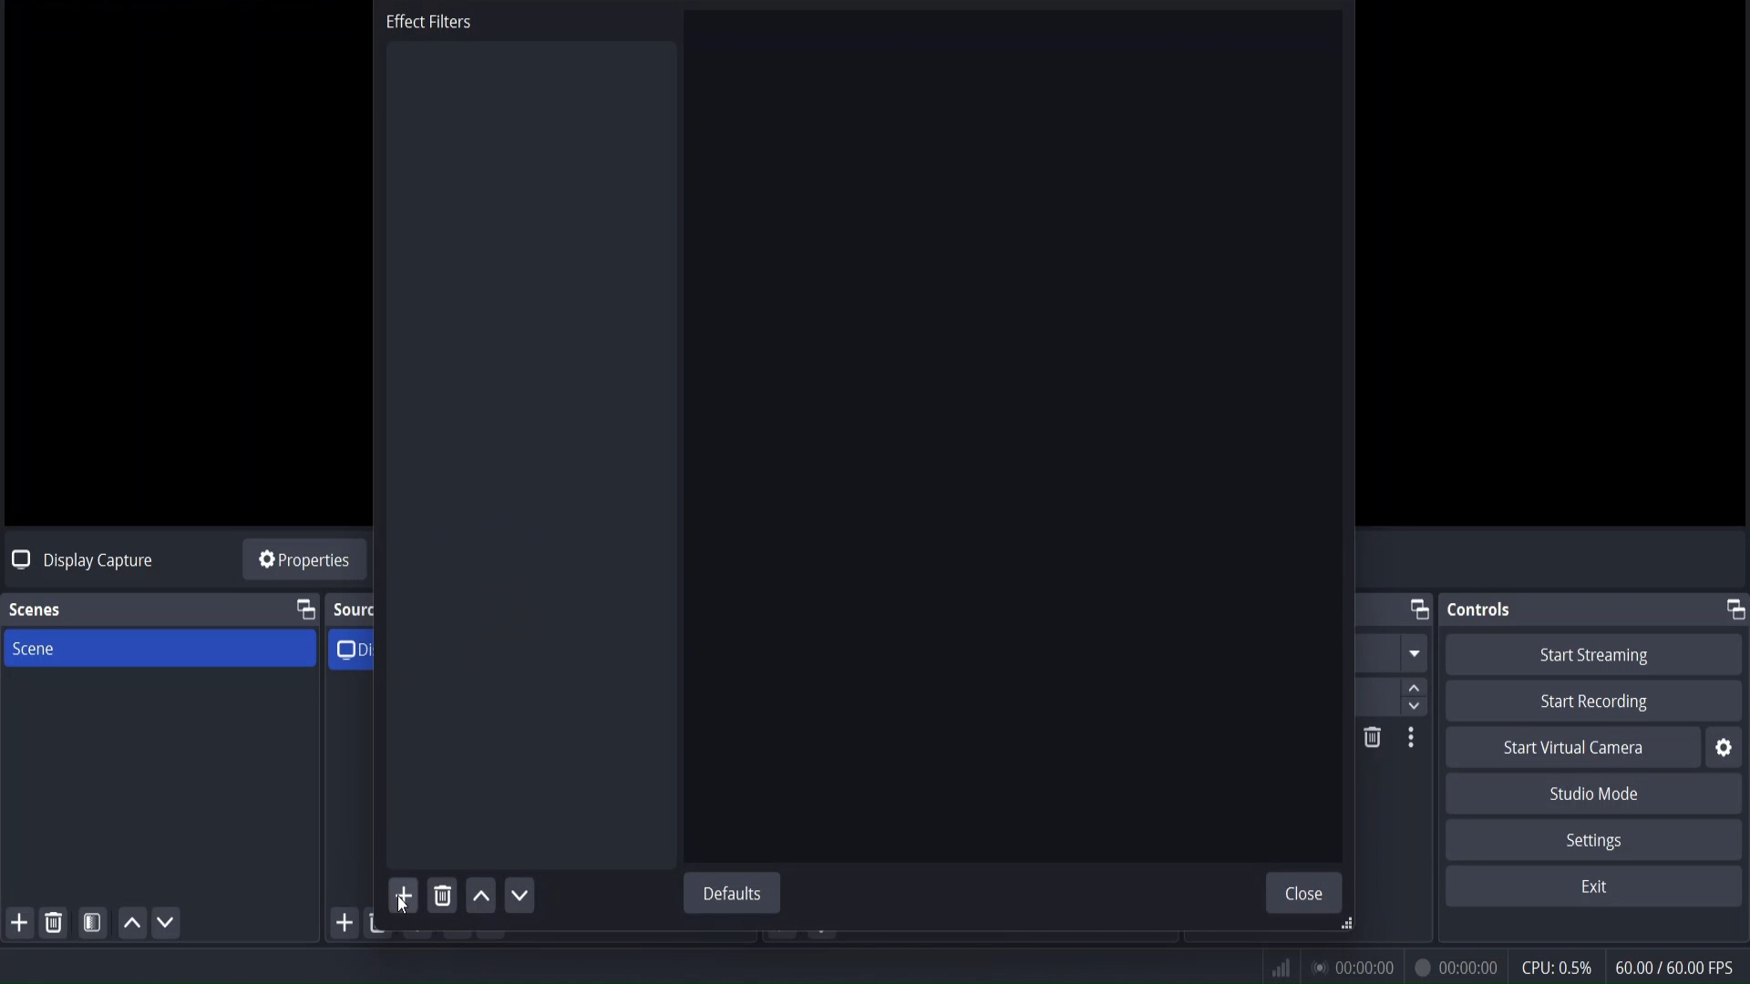 Image resolution: width=1750 pixels, height=984 pixels. What do you see at coordinates (1596, 655) in the screenshot?
I see `start streaming` at bounding box center [1596, 655].